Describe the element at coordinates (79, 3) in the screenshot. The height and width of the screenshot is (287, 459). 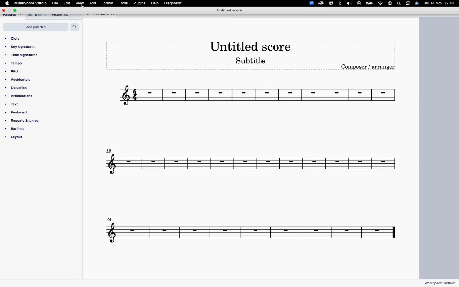
I see `view` at that location.